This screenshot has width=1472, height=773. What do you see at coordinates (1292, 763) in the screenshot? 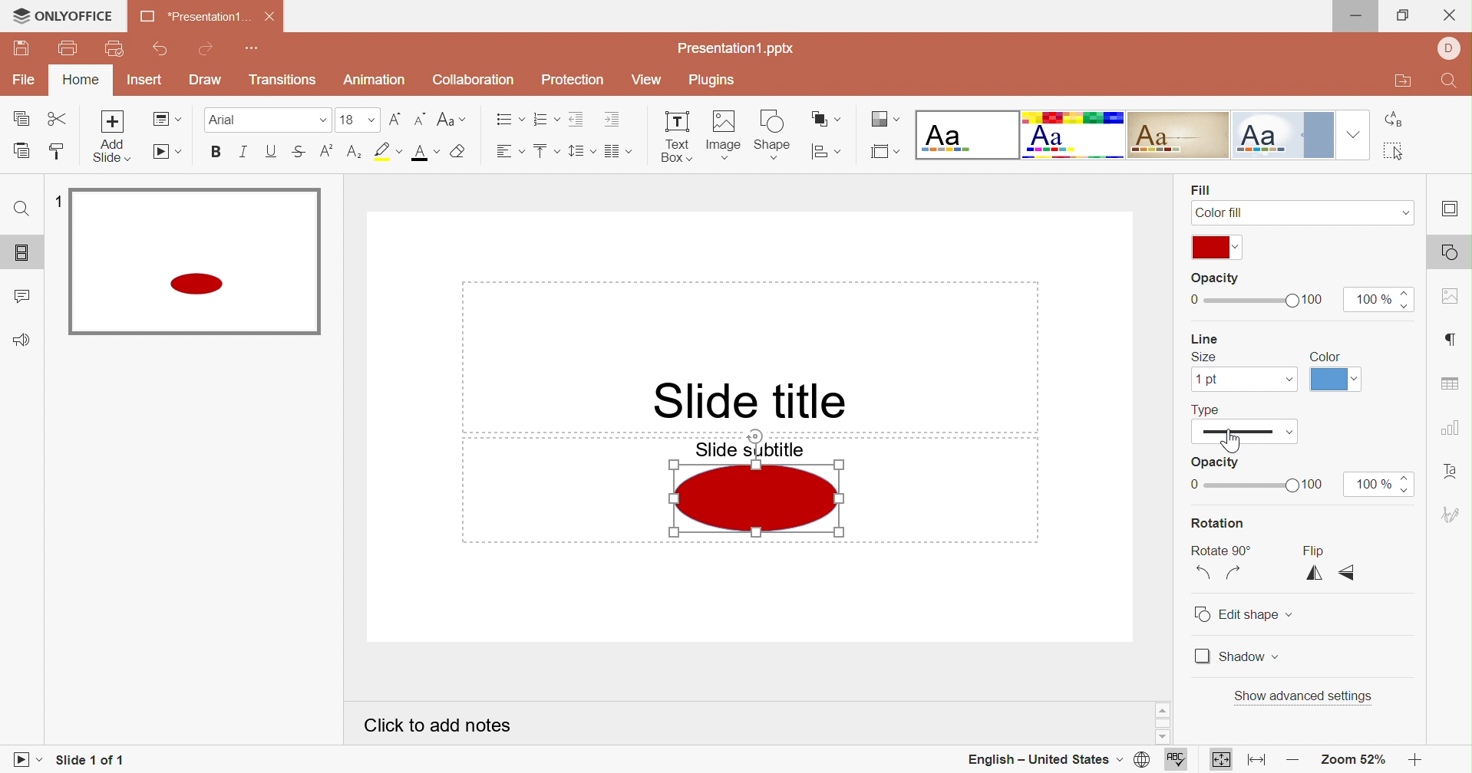
I see `Zoom out` at bounding box center [1292, 763].